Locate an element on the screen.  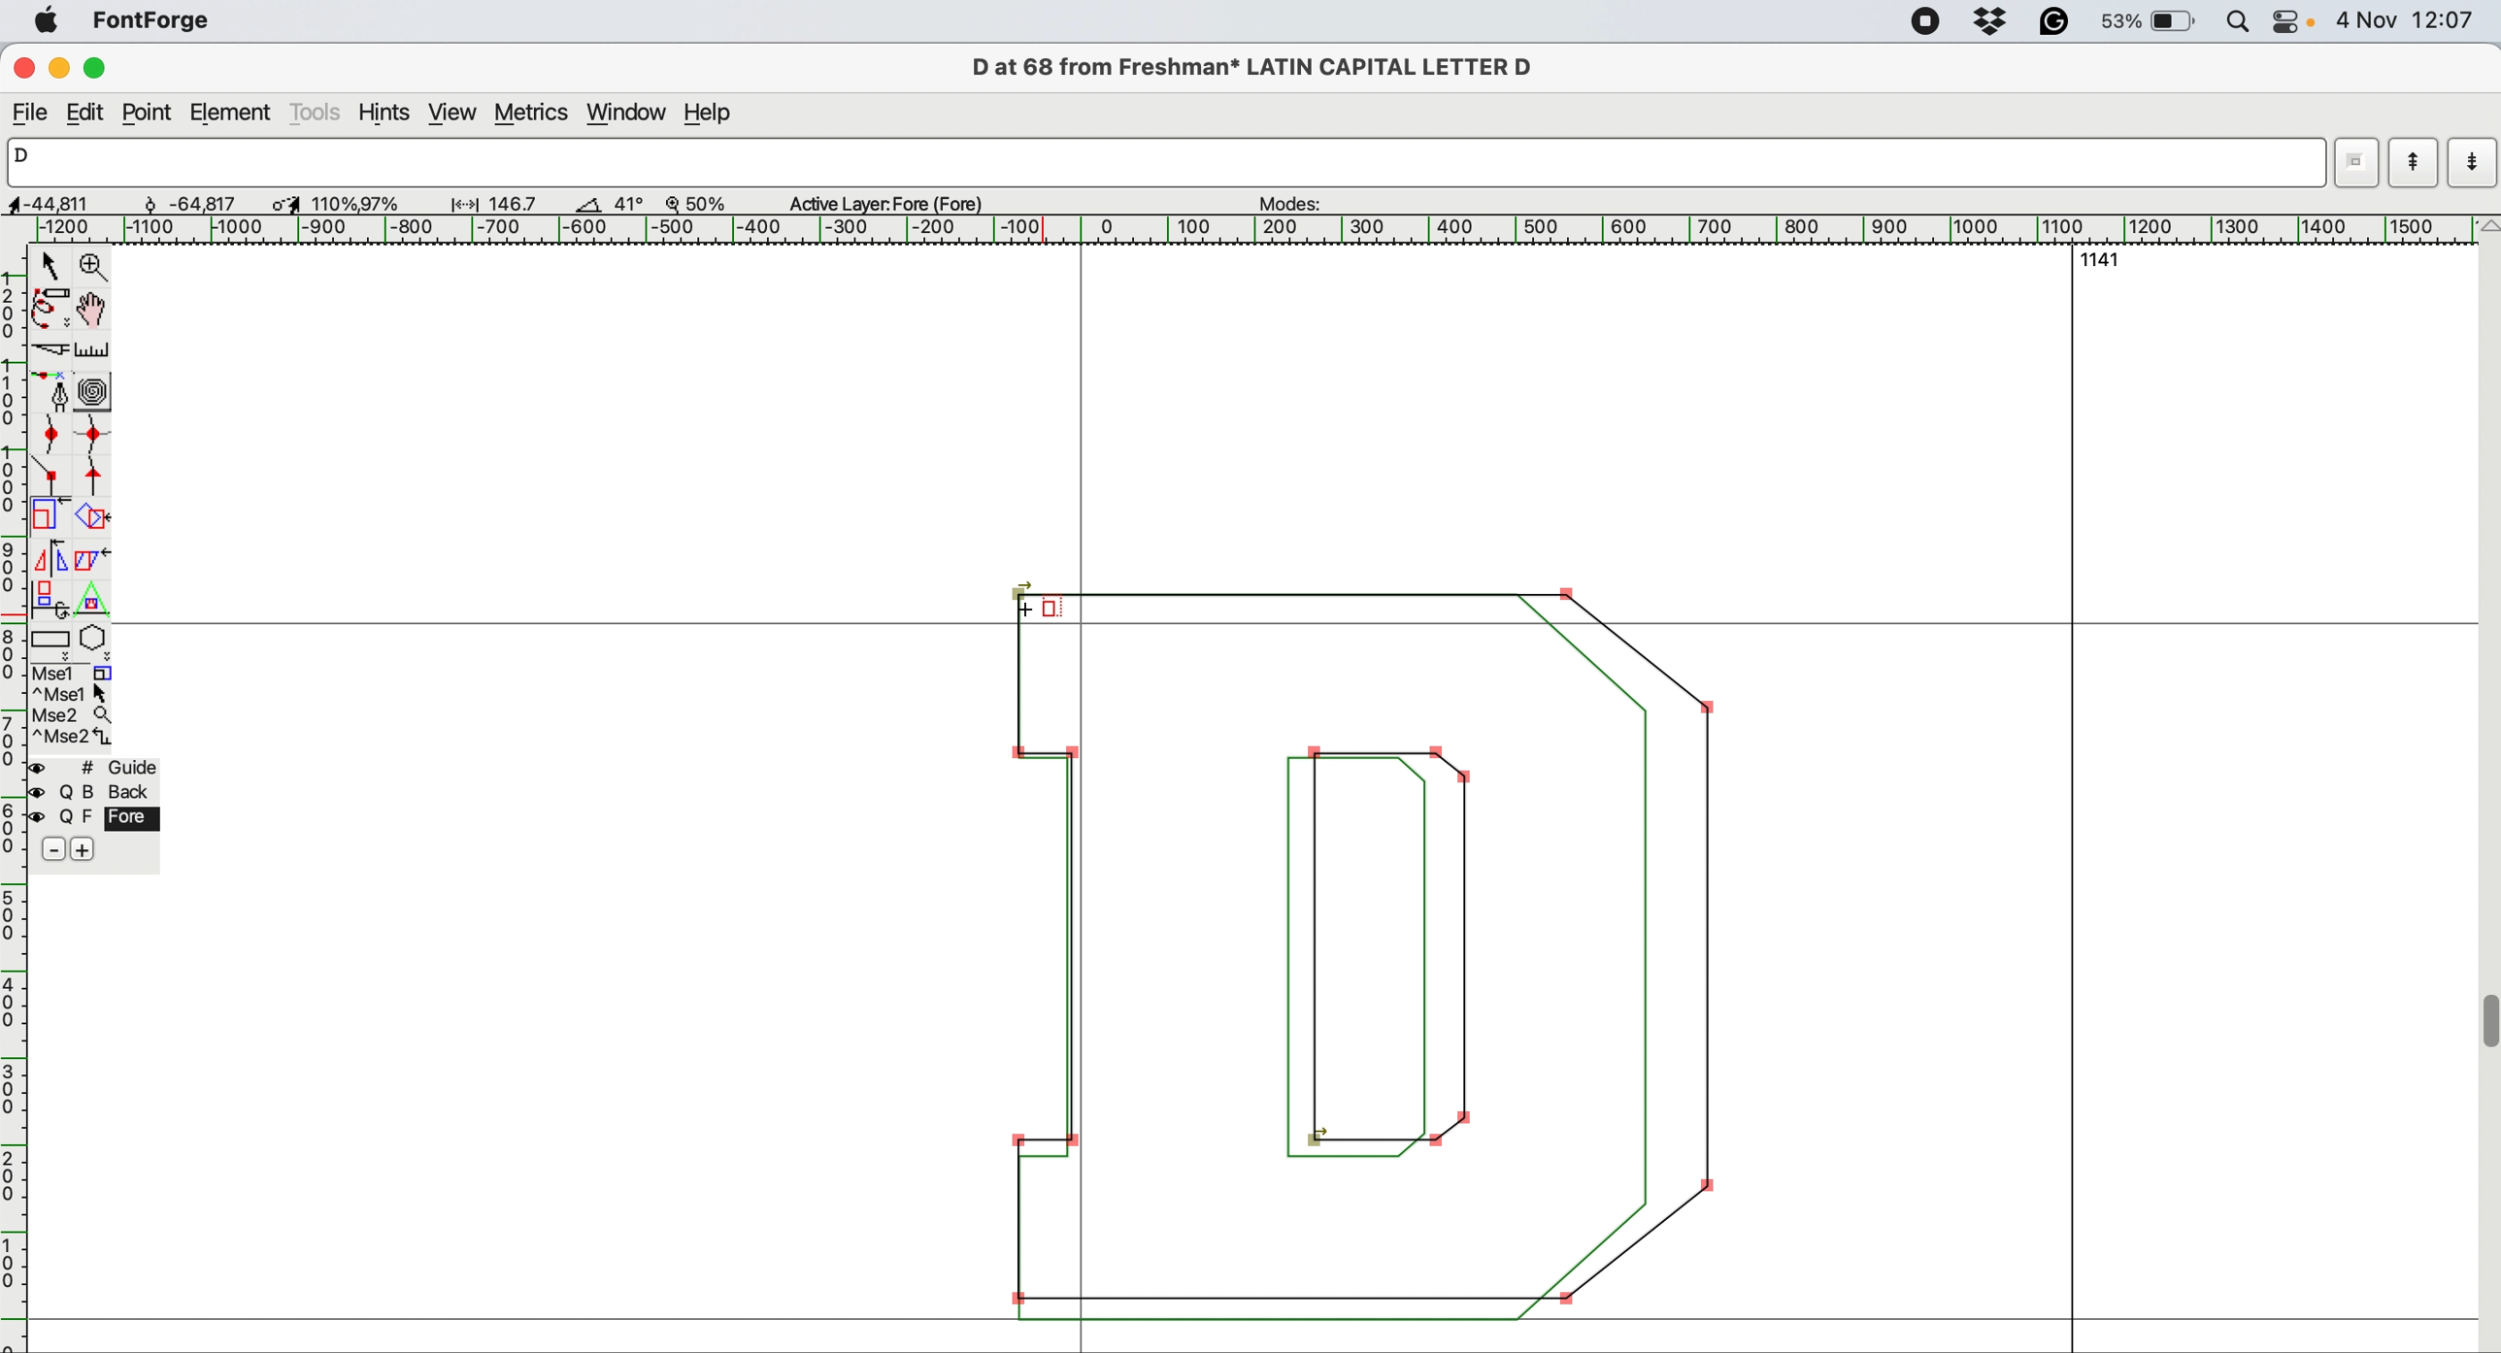
Msel 1 is located at coordinates (83, 672).